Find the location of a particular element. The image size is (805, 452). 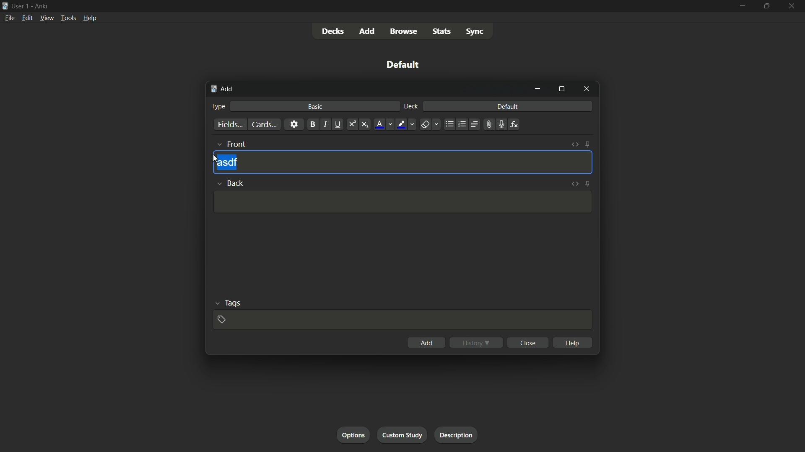

underline is located at coordinates (338, 124).